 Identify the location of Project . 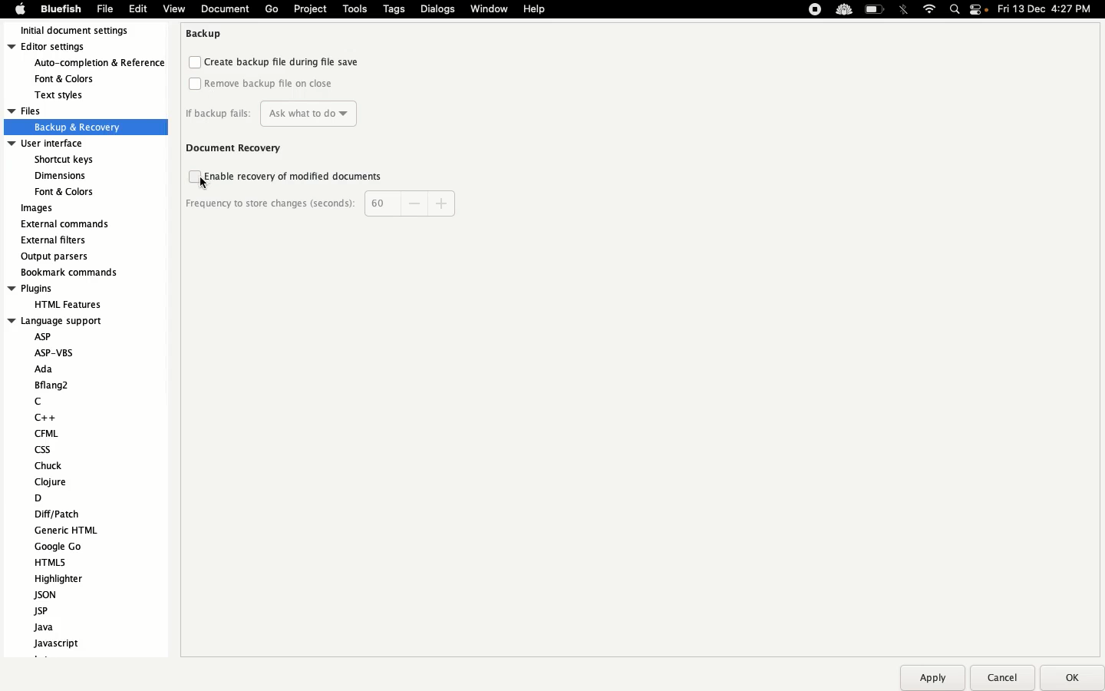
(312, 10).